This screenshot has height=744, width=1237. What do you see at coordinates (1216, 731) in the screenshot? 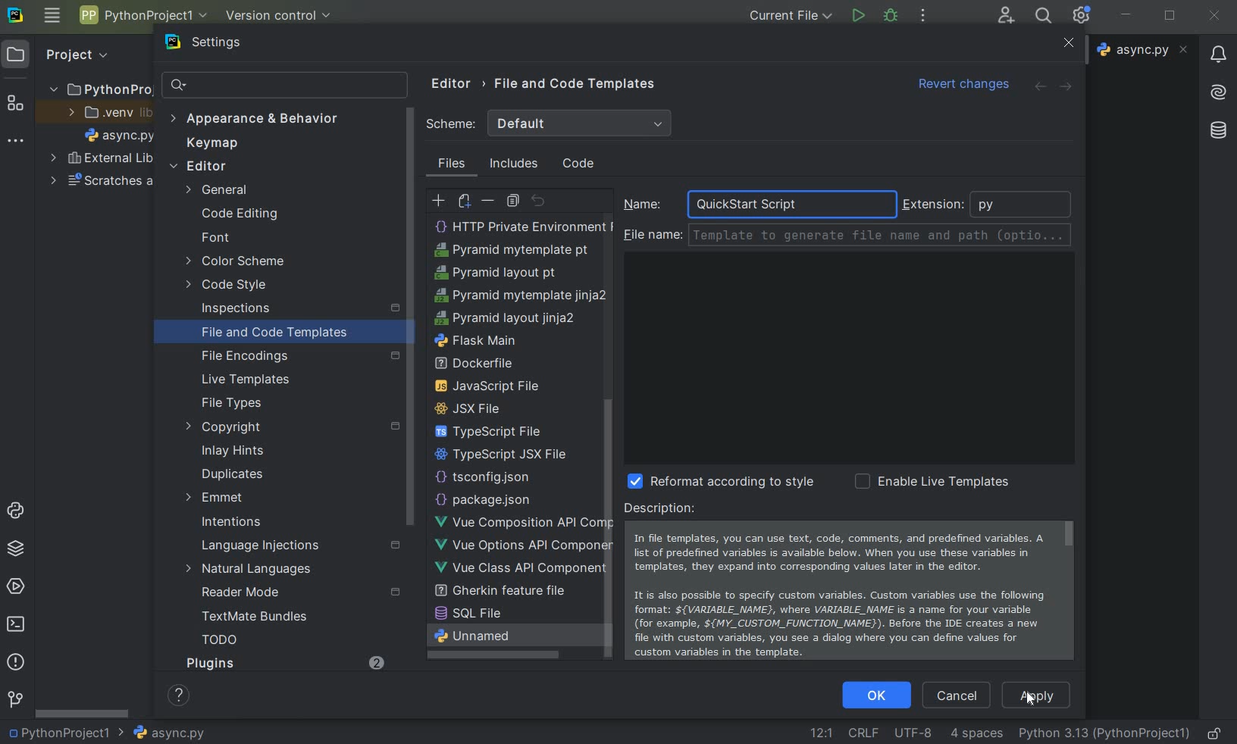
I see `make file ready only` at bounding box center [1216, 731].